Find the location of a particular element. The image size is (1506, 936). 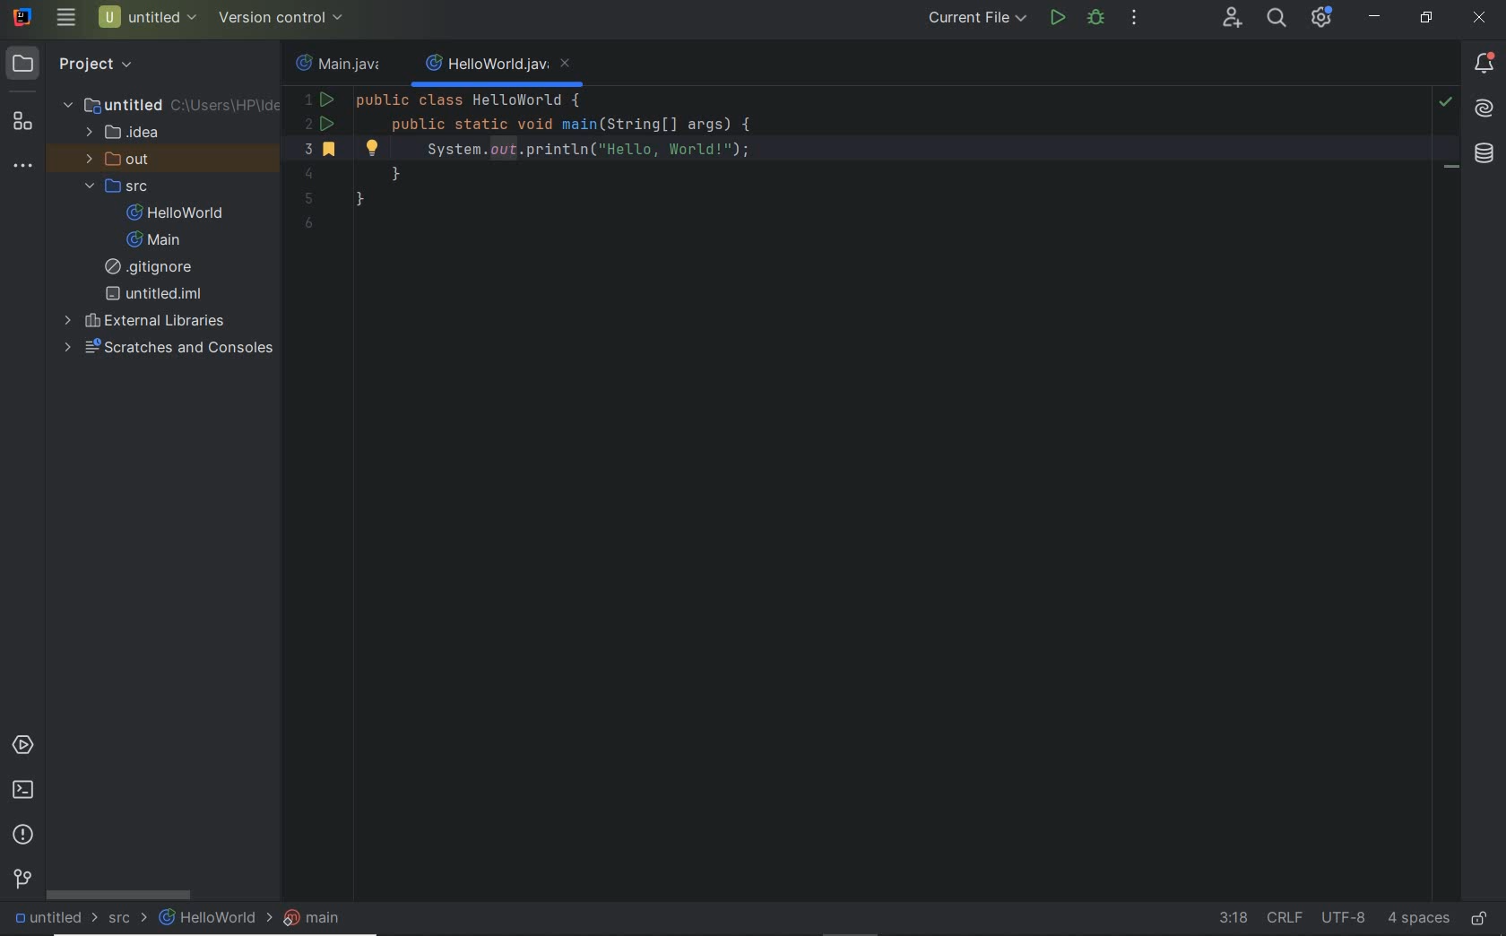

version control is located at coordinates (283, 20).